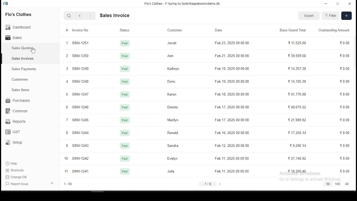 This screenshot has width=357, height=201. I want to click on 0.00, so click(344, 94).